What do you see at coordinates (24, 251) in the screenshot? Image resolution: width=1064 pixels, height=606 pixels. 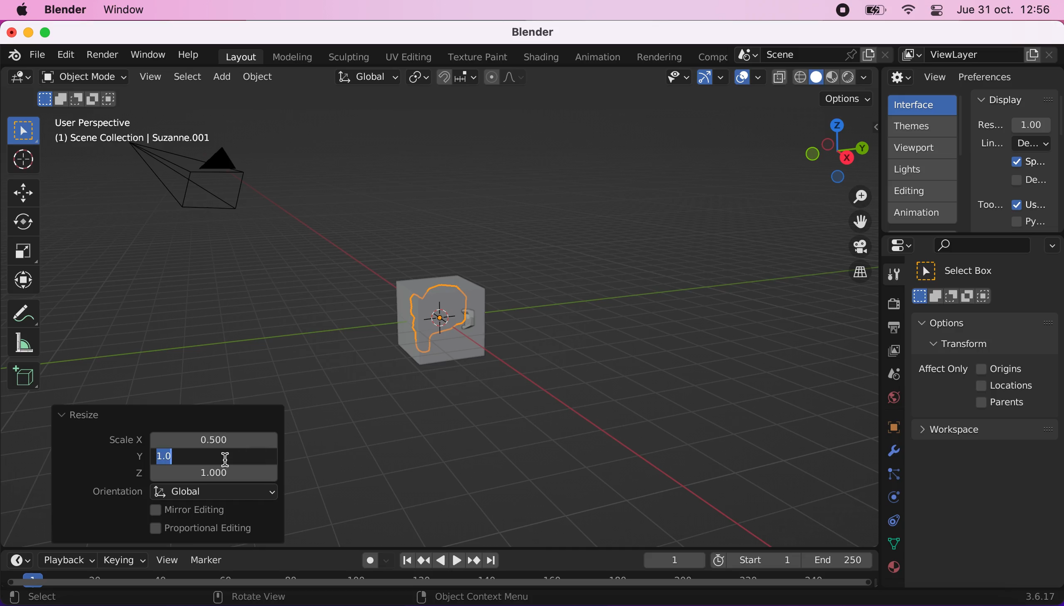 I see `` at bounding box center [24, 251].